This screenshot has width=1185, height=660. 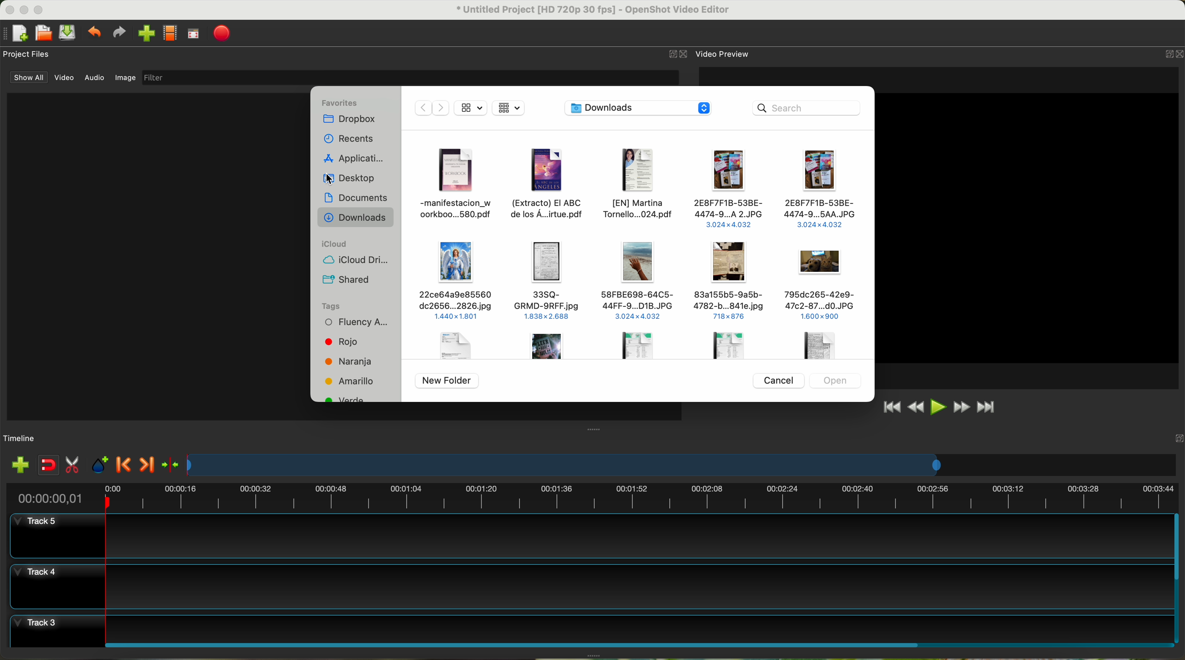 What do you see at coordinates (172, 465) in the screenshot?
I see `center the timeline on the playhead` at bounding box center [172, 465].